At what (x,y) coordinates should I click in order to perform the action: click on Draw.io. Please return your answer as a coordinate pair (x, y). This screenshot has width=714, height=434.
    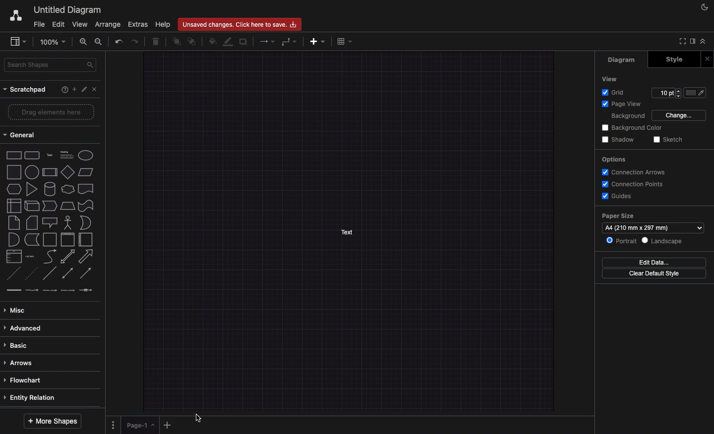
    Looking at the image, I should click on (13, 15).